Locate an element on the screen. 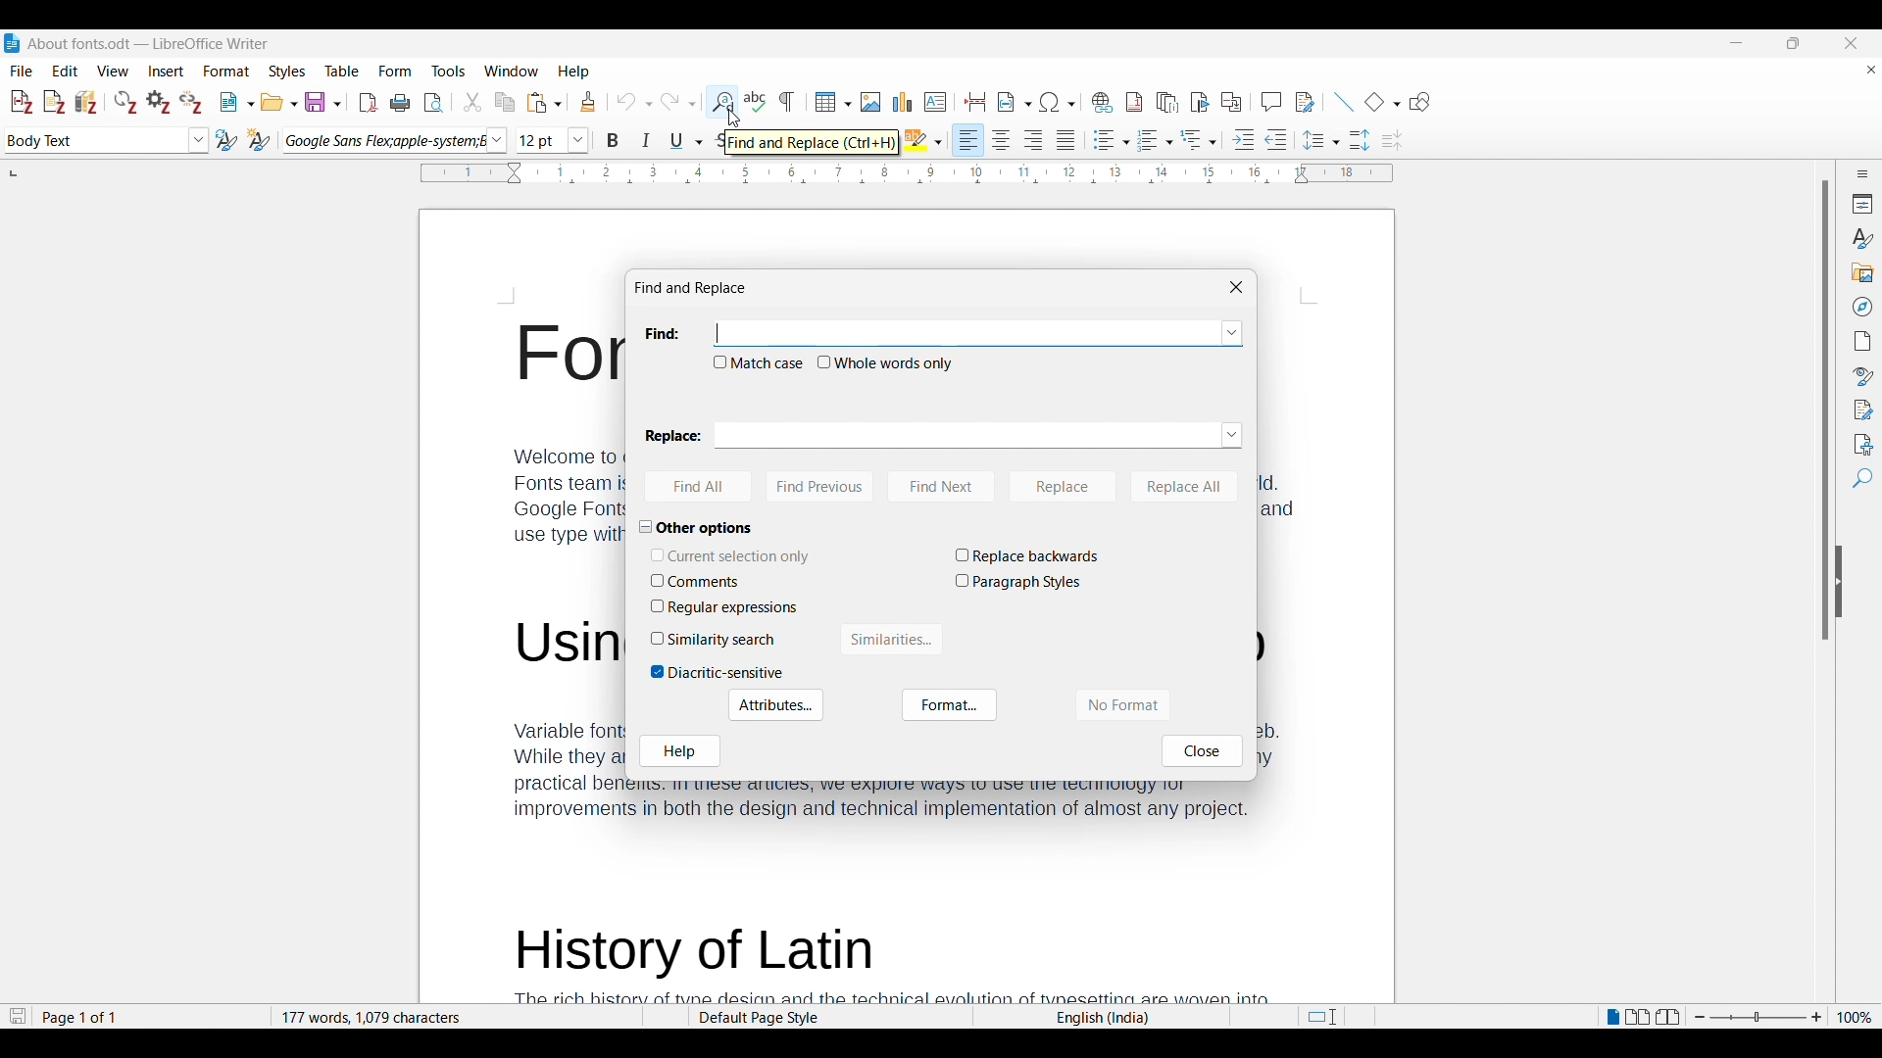  Replace all is located at coordinates (1184, 488).